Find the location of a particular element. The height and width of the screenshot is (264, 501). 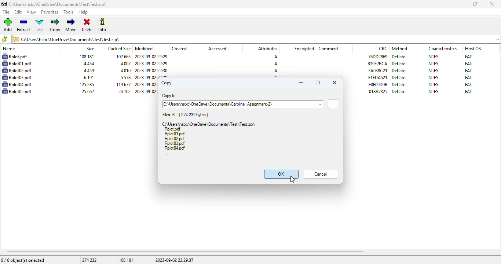

name is located at coordinates (9, 49).